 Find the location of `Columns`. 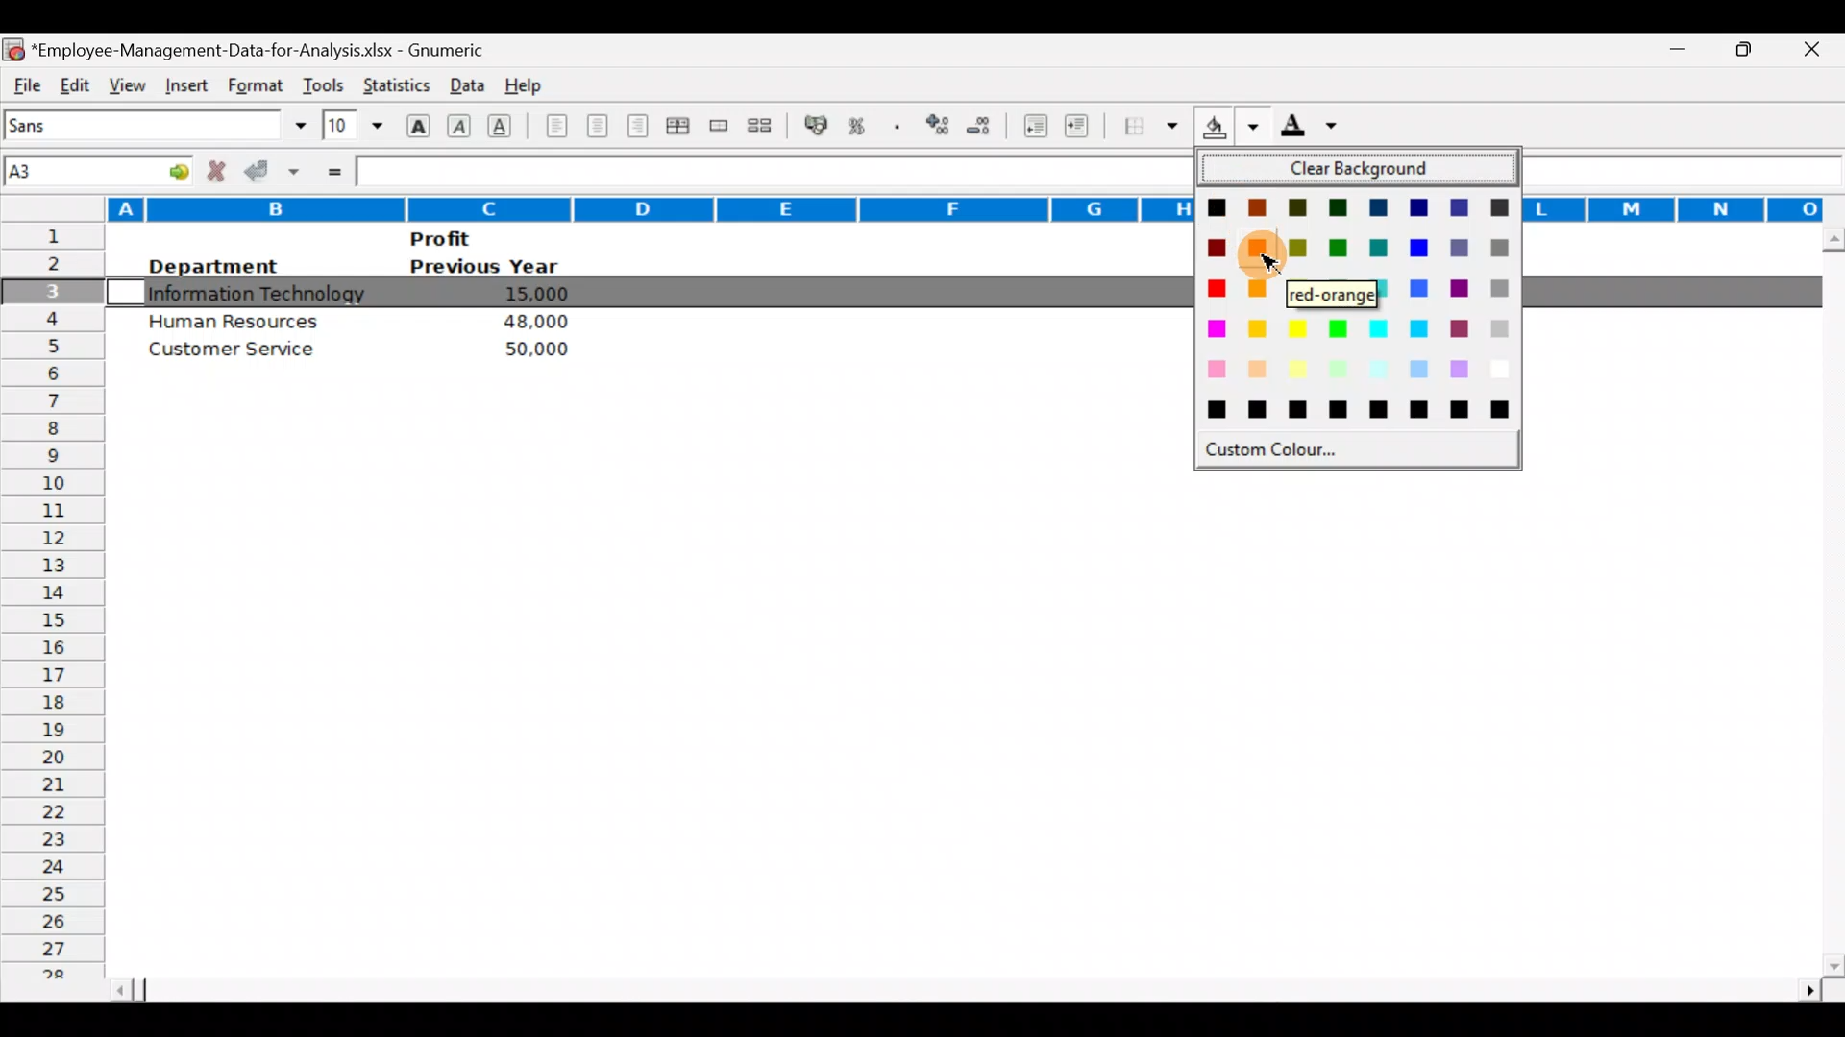

Columns is located at coordinates (592, 207).